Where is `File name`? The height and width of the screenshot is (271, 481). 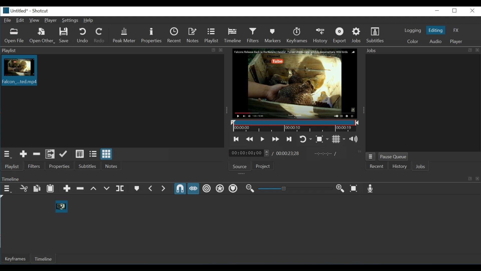 File name is located at coordinates (15, 11).